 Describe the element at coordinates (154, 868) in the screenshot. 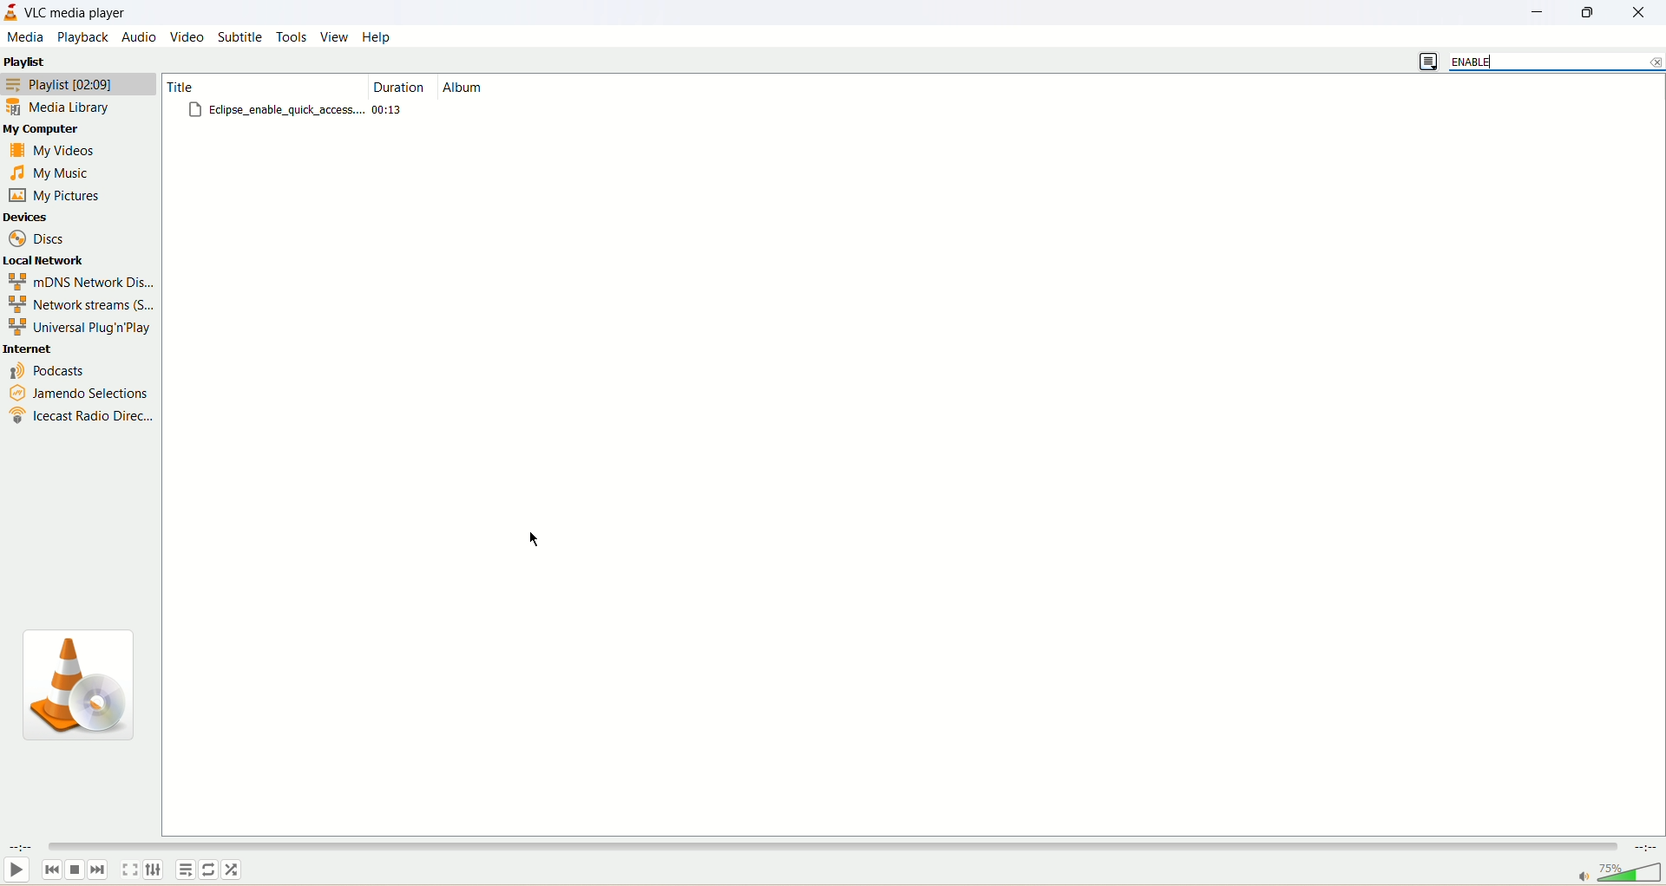

I see `extended settings` at that location.